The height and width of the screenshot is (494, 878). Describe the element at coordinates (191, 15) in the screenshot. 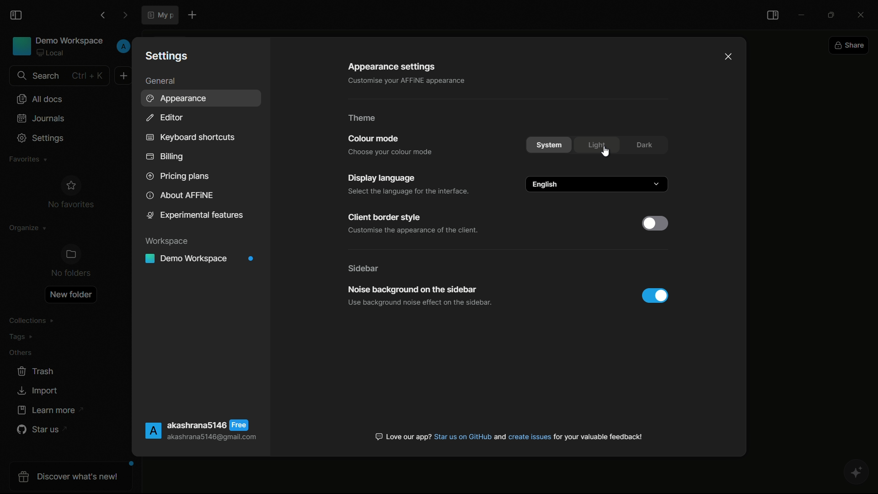

I see `new document` at that location.